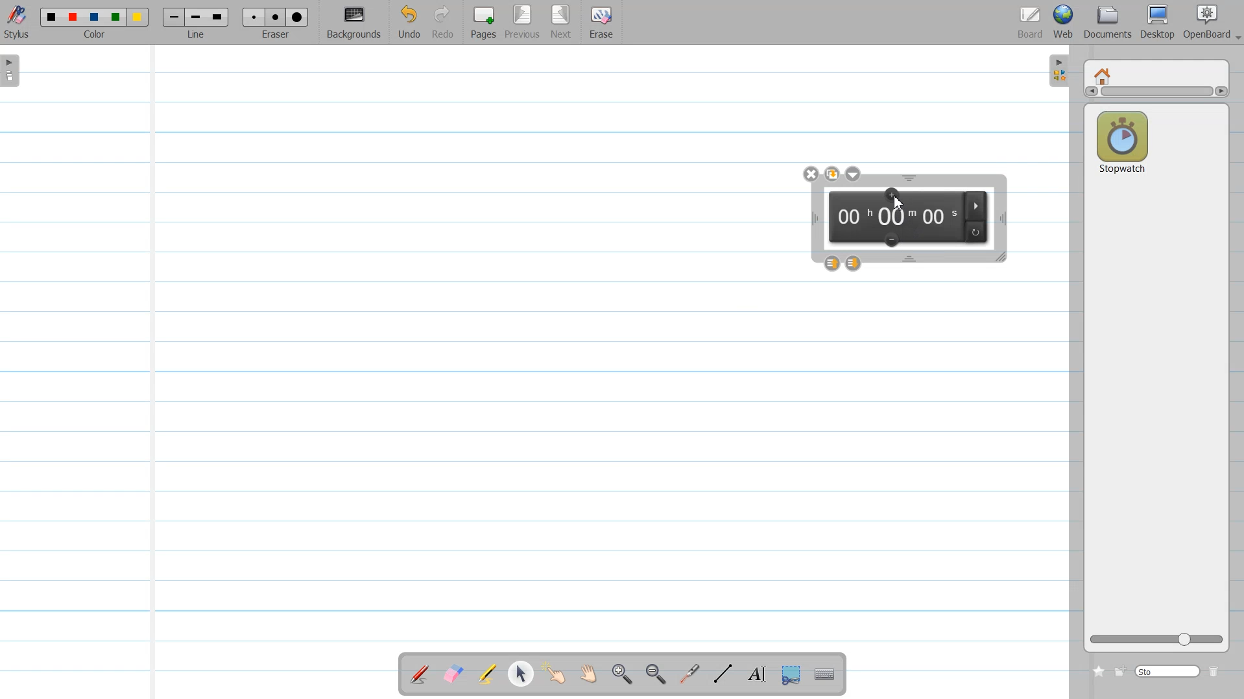  I want to click on Logo size adjuster, so click(1156, 640).